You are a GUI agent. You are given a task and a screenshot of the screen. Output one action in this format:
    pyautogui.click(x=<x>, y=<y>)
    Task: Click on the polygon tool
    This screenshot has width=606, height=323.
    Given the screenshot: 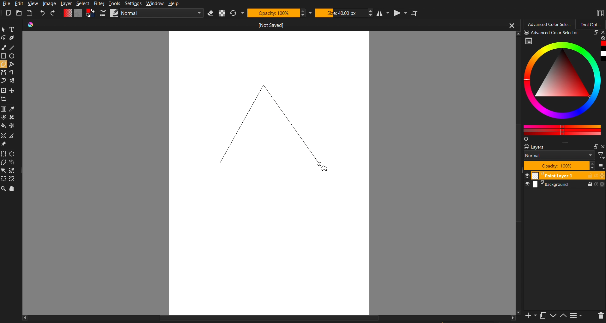 What is the action you would take?
    pyautogui.click(x=4, y=64)
    